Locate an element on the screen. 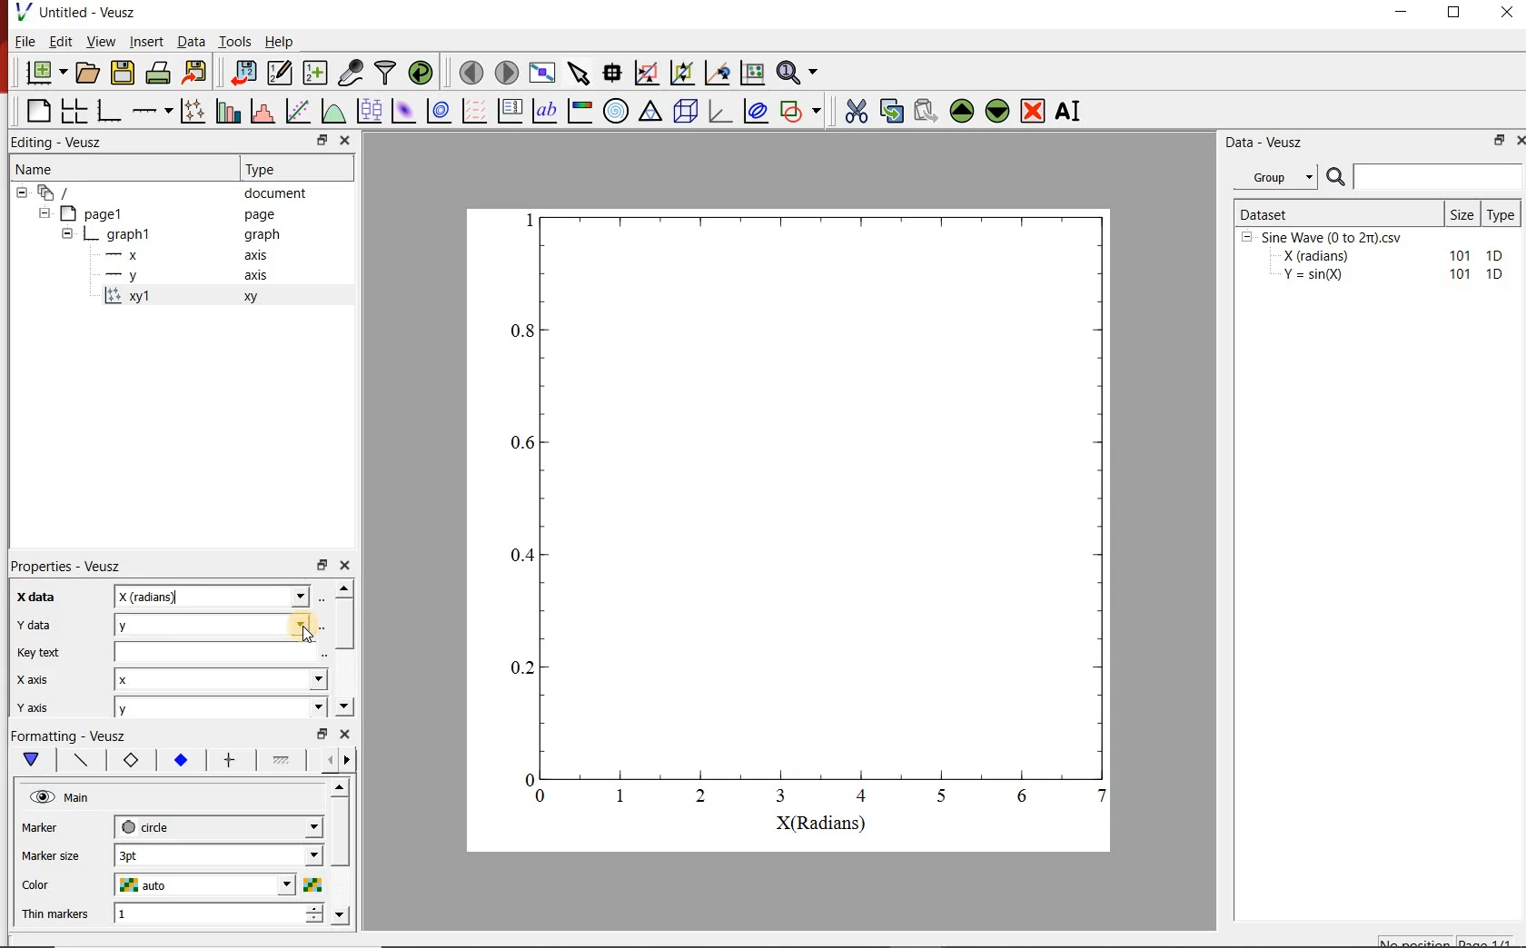  hit a function is located at coordinates (300, 111).